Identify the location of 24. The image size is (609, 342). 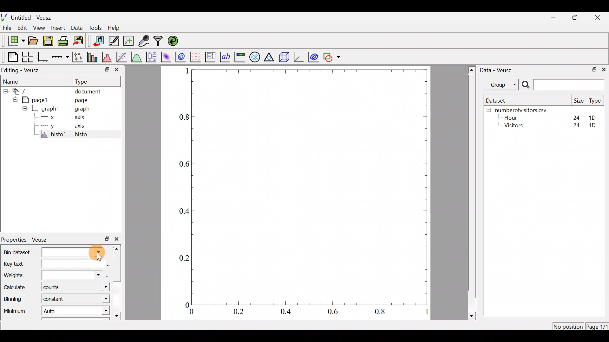
(575, 126).